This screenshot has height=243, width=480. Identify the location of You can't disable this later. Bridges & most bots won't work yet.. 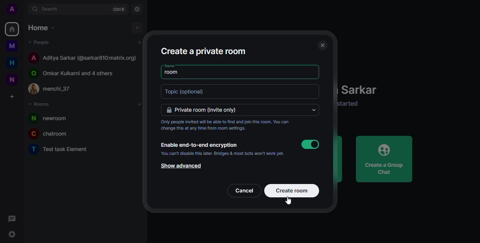
(223, 154).